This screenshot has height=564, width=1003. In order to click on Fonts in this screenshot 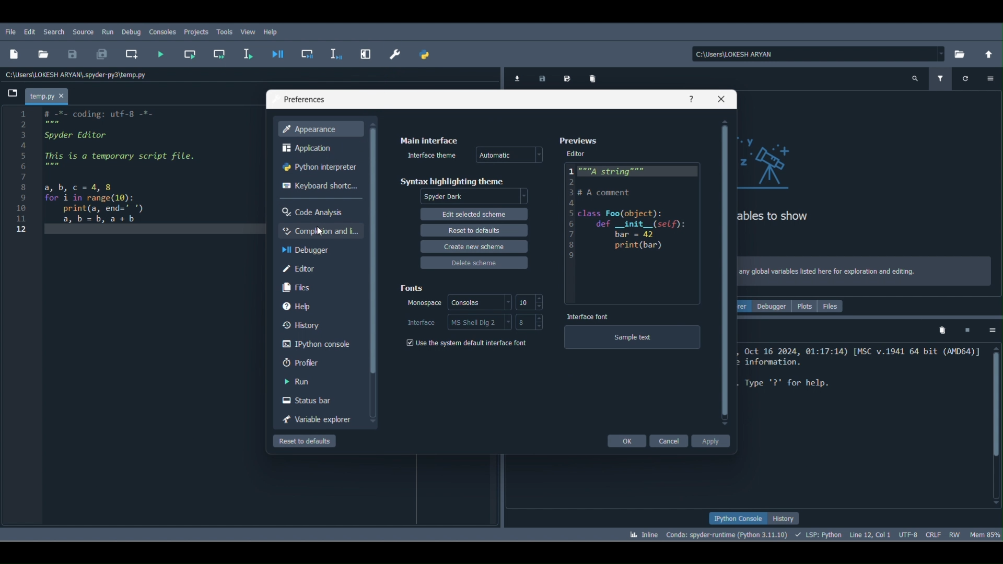, I will do `click(411, 288)`.